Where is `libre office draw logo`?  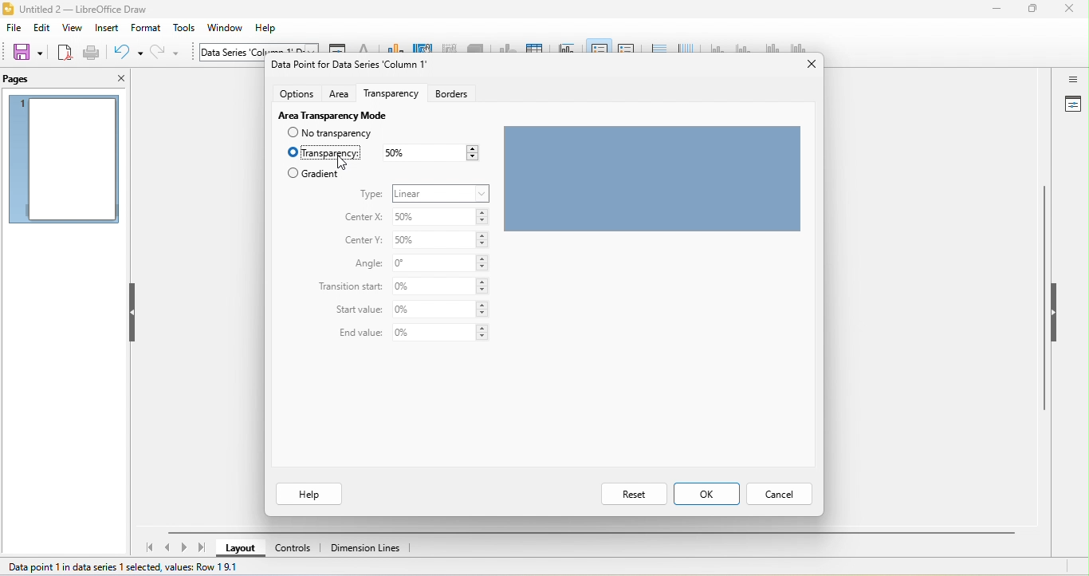
libre office draw logo is located at coordinates (7, 9).